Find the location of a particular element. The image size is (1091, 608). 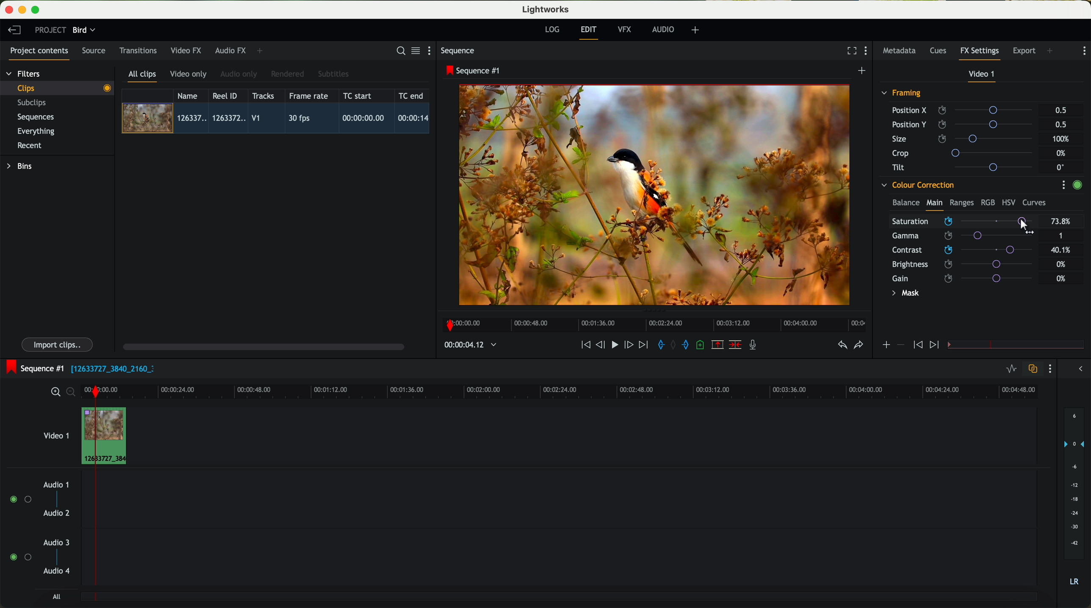

maximize program is located at coordinates (37, 10).